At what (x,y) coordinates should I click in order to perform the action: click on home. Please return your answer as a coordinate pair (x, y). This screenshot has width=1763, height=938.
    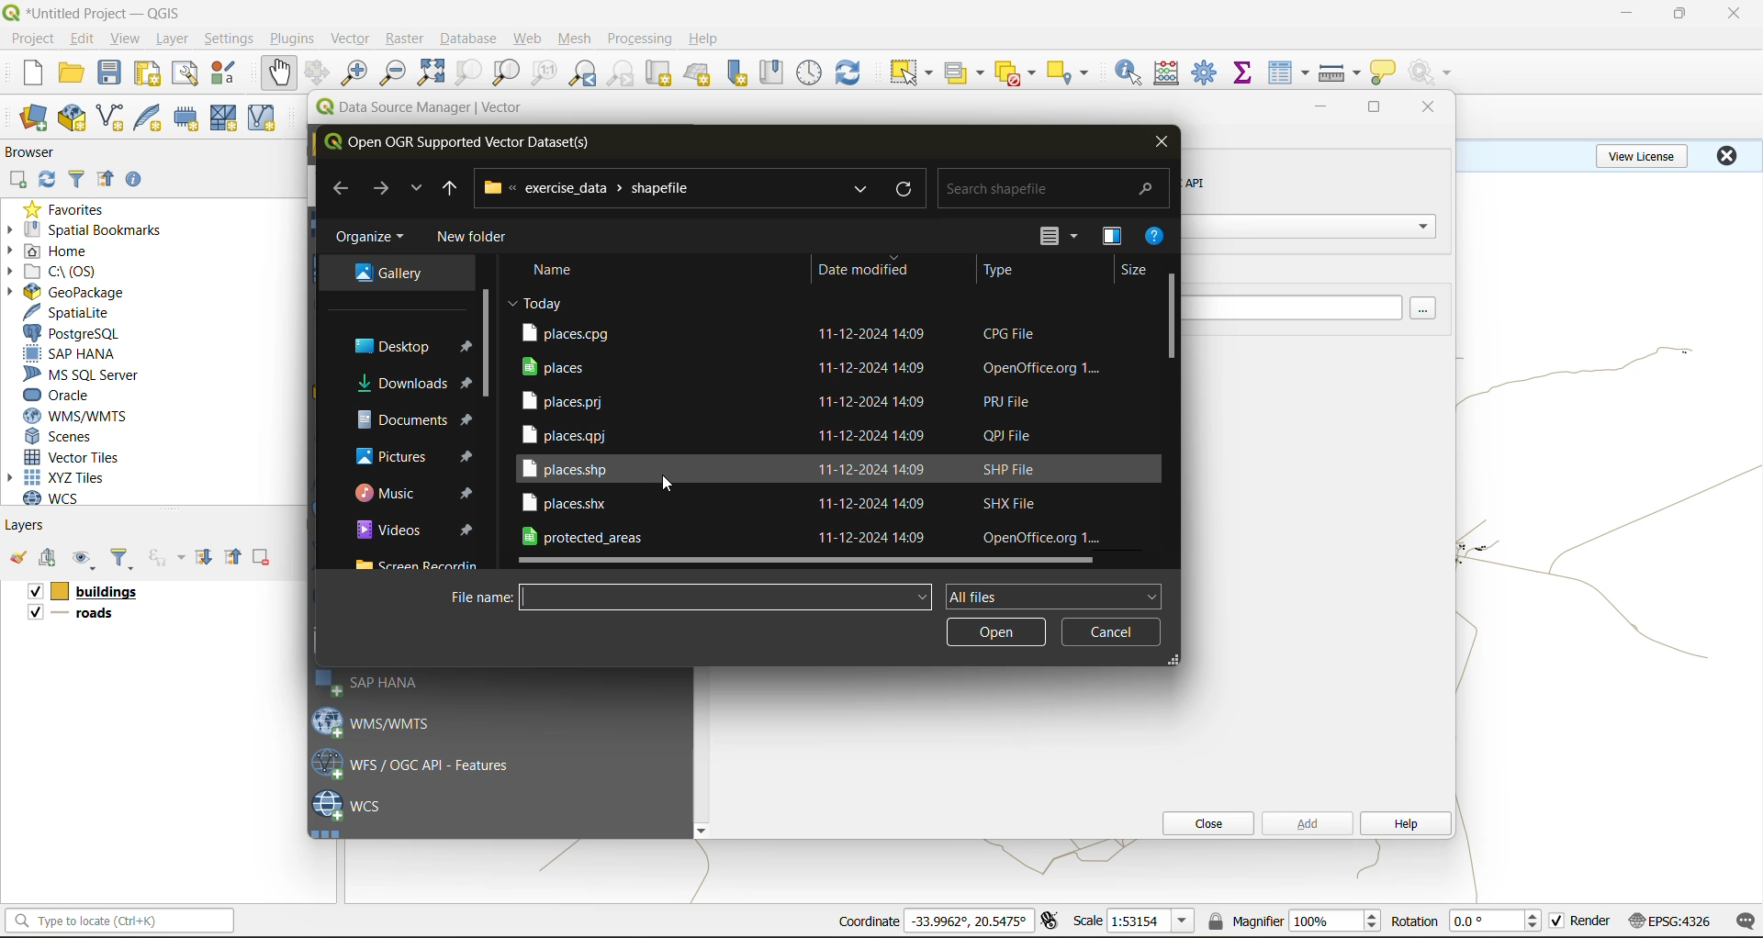
    Looking at the image, I should click on (55, 252).